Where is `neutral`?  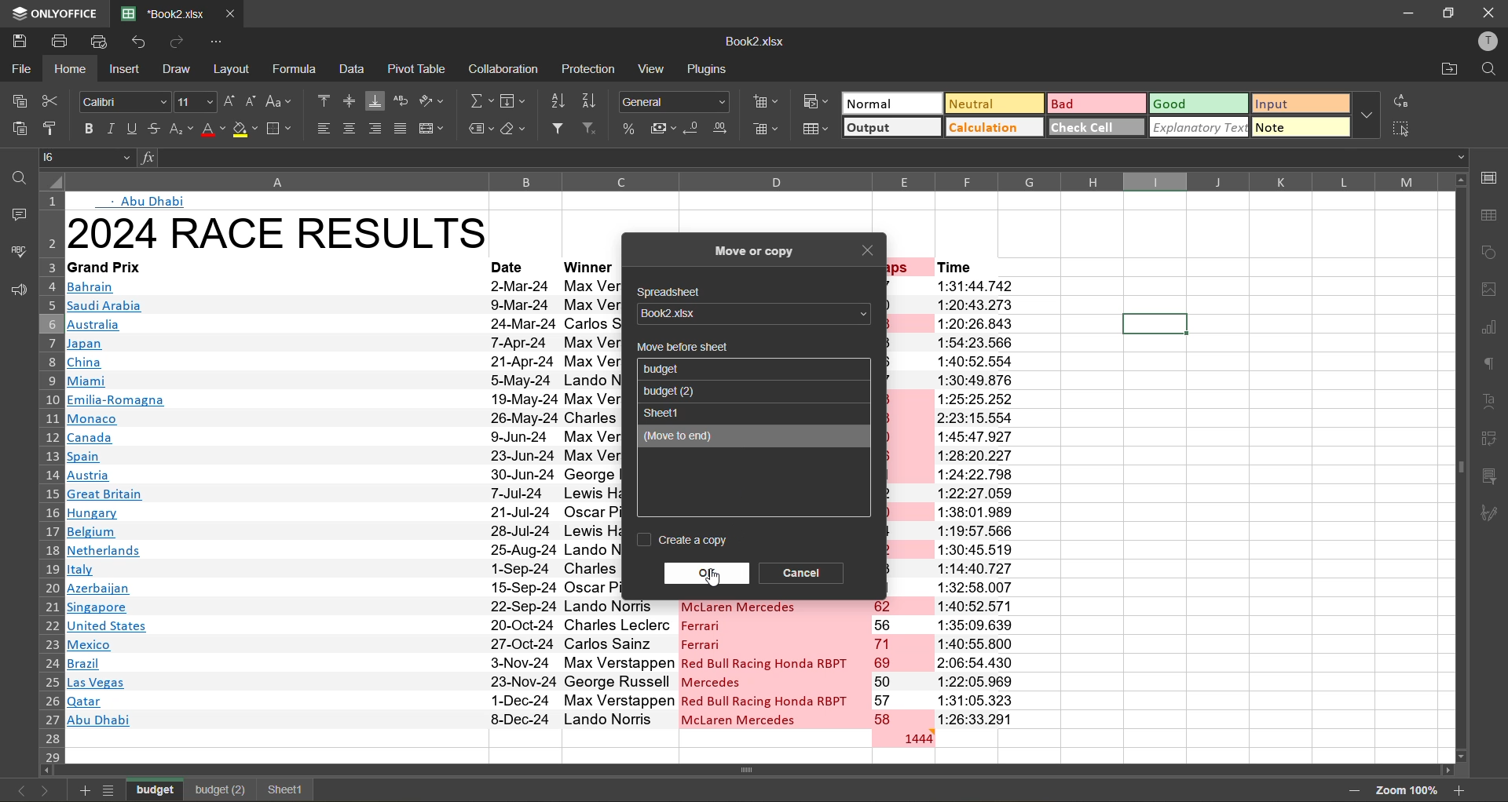 neutral is located at coordinates (991, 103).